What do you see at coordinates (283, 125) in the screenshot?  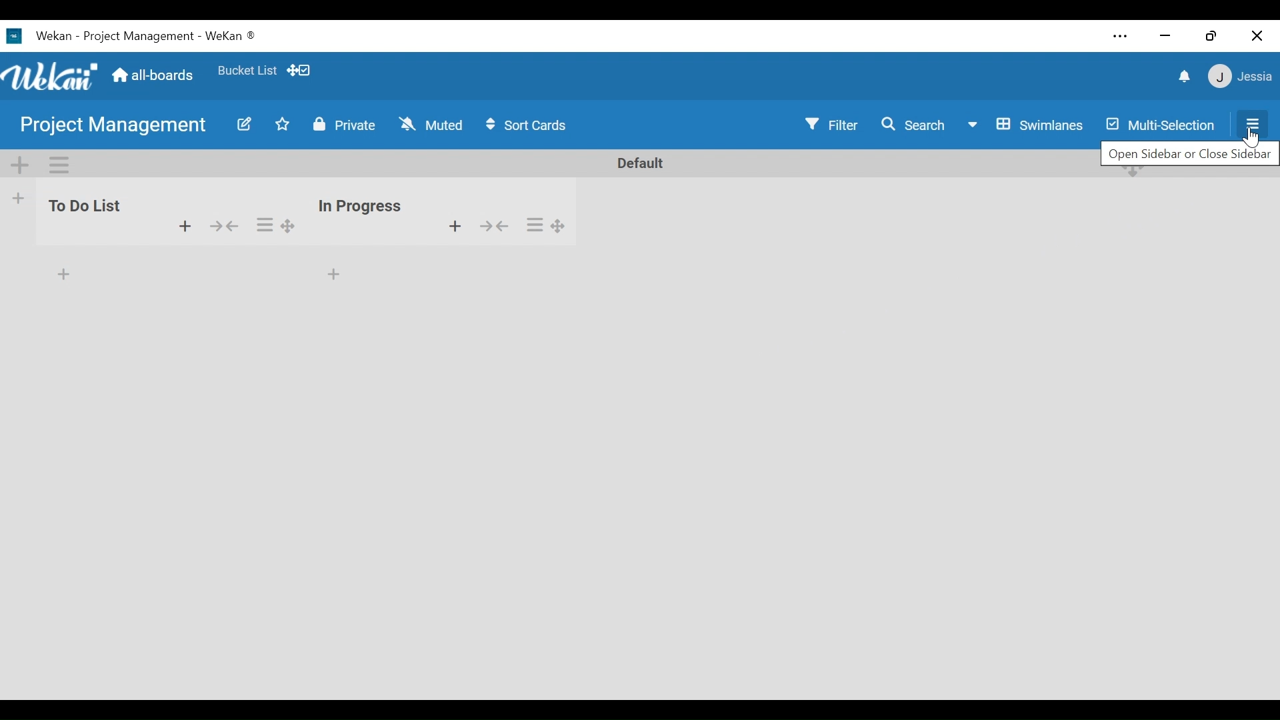 I see `Toggle Favorites` at bounding box center [283, 125].